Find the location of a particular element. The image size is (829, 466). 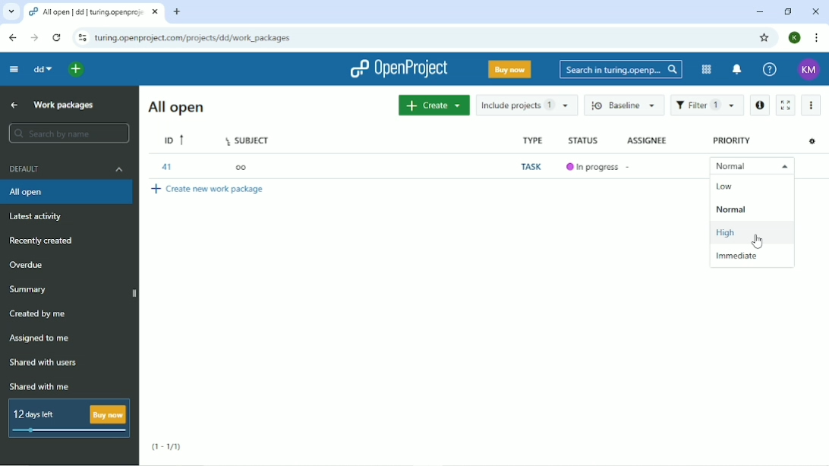

Normal is located at coordinates (733, 209).